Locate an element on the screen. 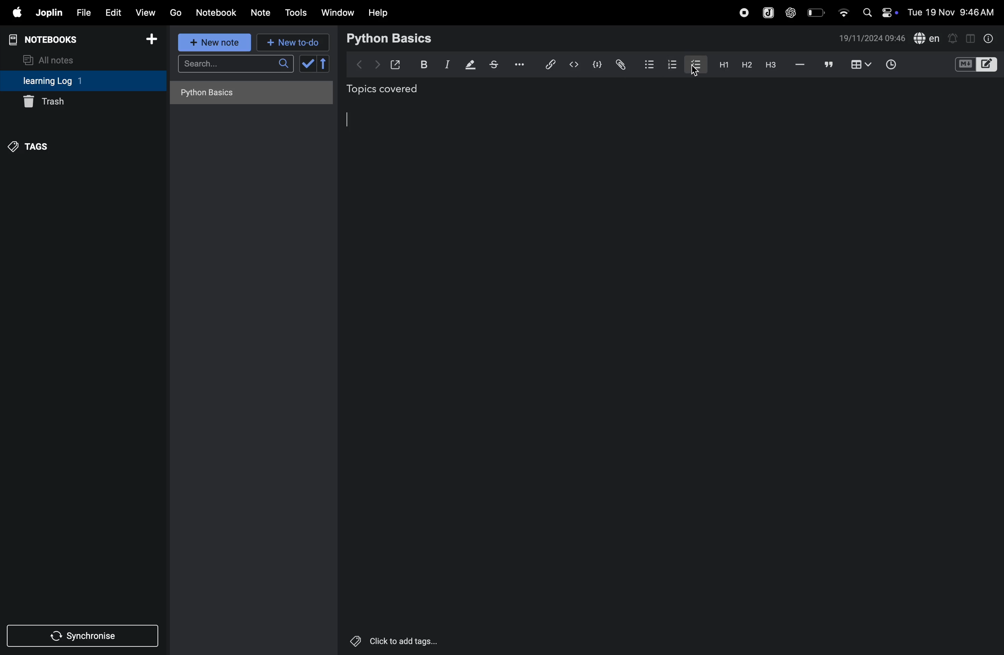 The width and height of the screenshot is (1004, 655). bold is located at coordinates (422, 65).